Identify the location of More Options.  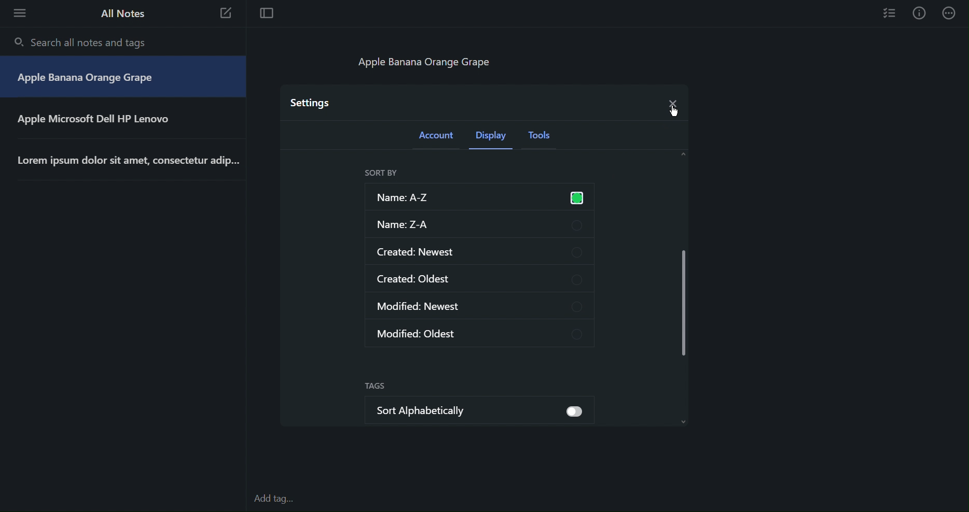
(17, 12).